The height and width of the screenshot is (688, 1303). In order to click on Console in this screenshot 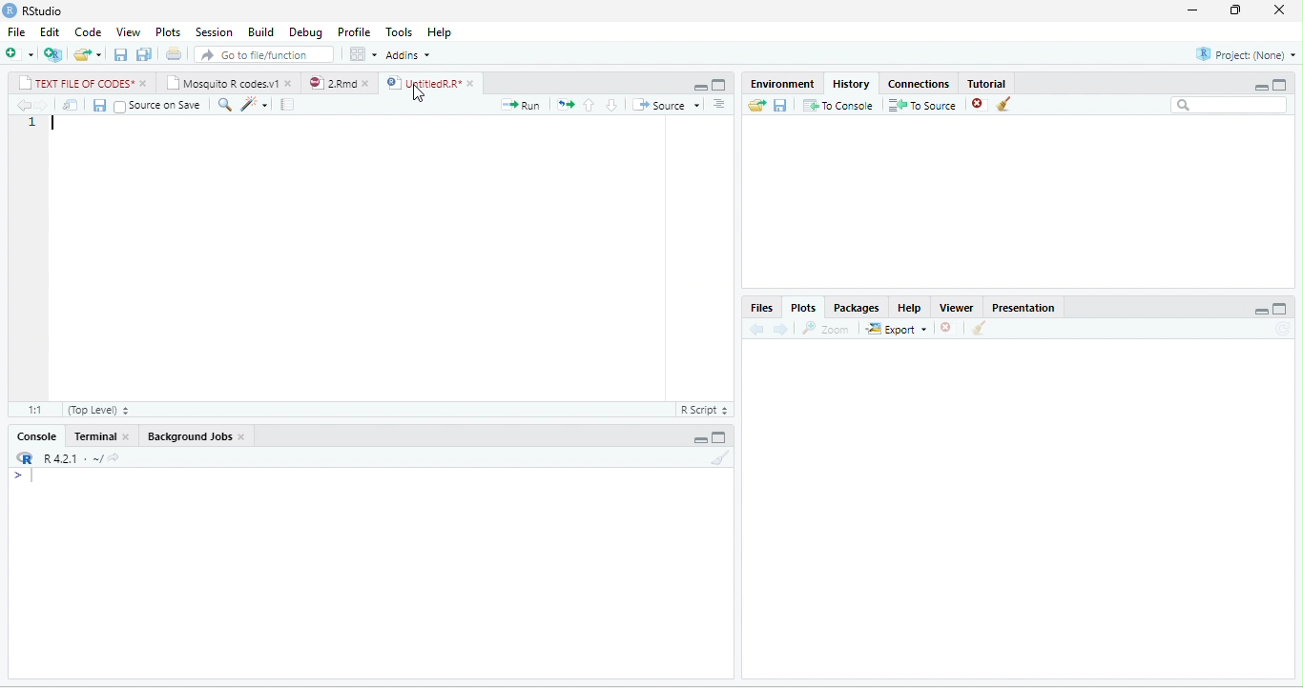, I will do `click(36, 435)`.